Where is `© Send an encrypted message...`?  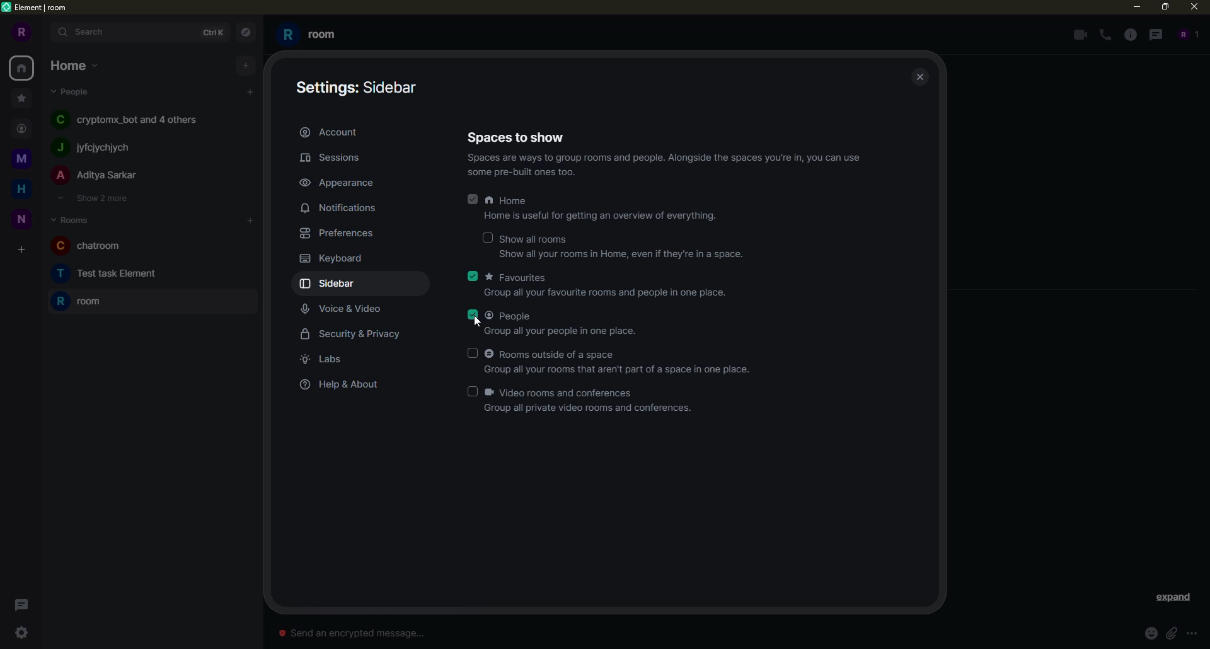 © Send an encrypted message... is located at coordinates (367, 633).